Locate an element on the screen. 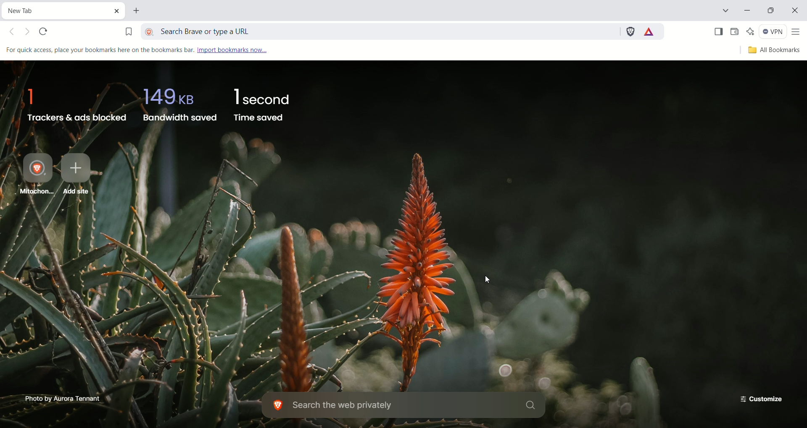  search the web privately is located at coordinates (406, 406).